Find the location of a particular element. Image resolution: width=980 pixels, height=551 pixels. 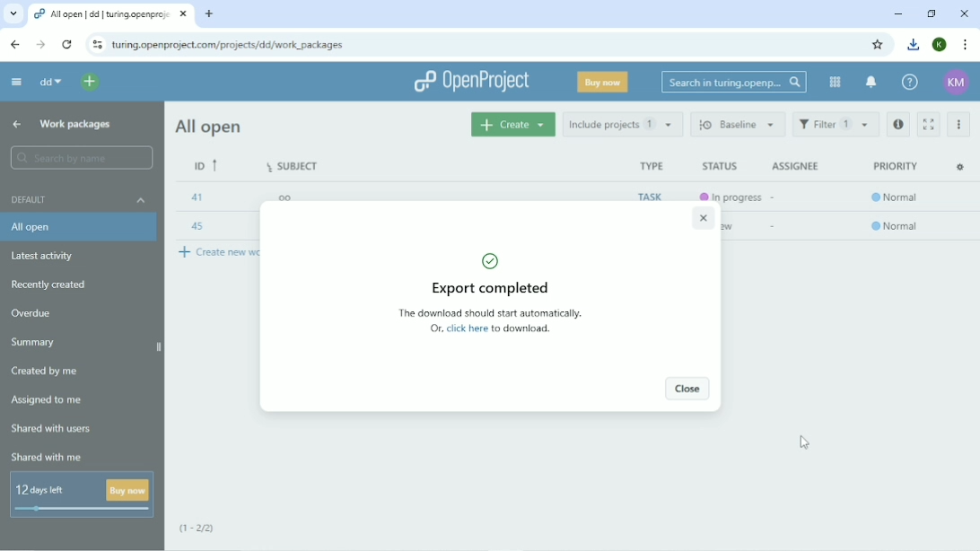

41 is located at coordinates (196, 197).